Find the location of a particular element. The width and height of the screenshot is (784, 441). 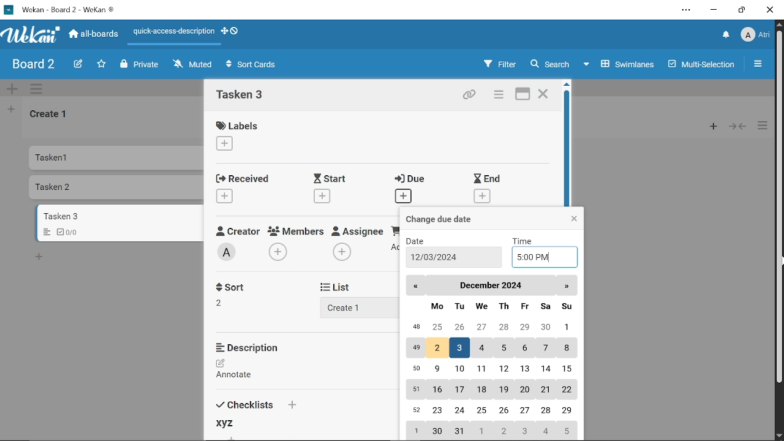

Change due date is located at coordinates (450, 219).